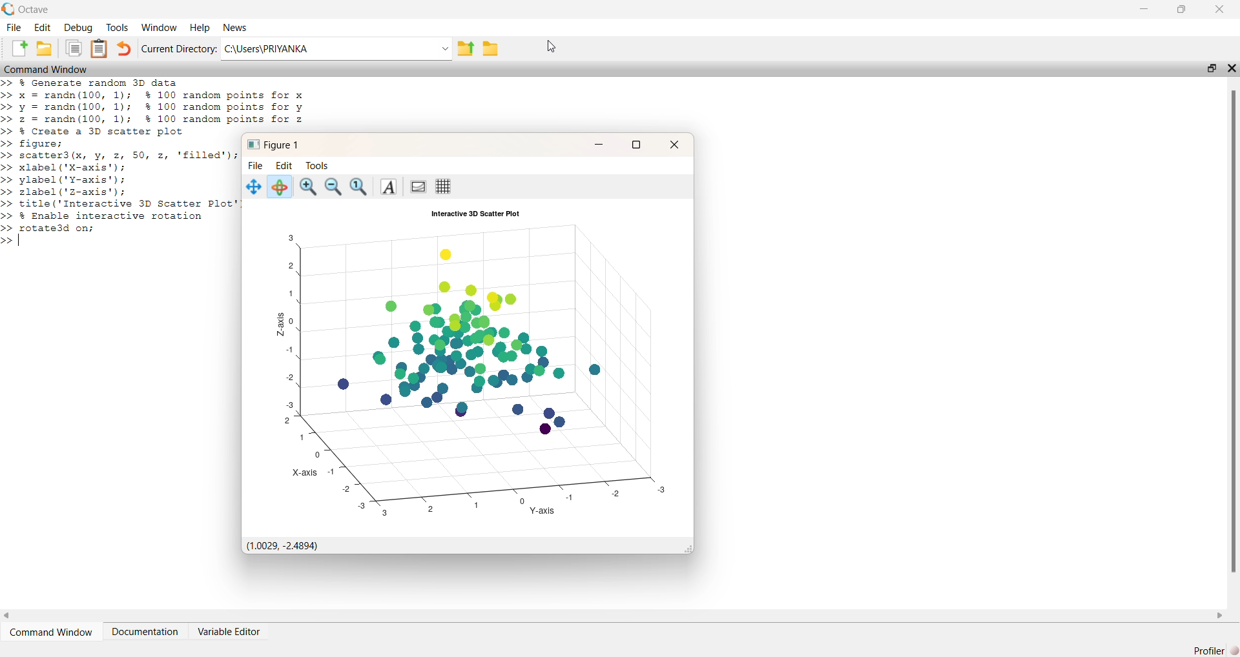  Describe the element at coordinates (1145, 8) in the screenshot. I see `minimize` at that location.